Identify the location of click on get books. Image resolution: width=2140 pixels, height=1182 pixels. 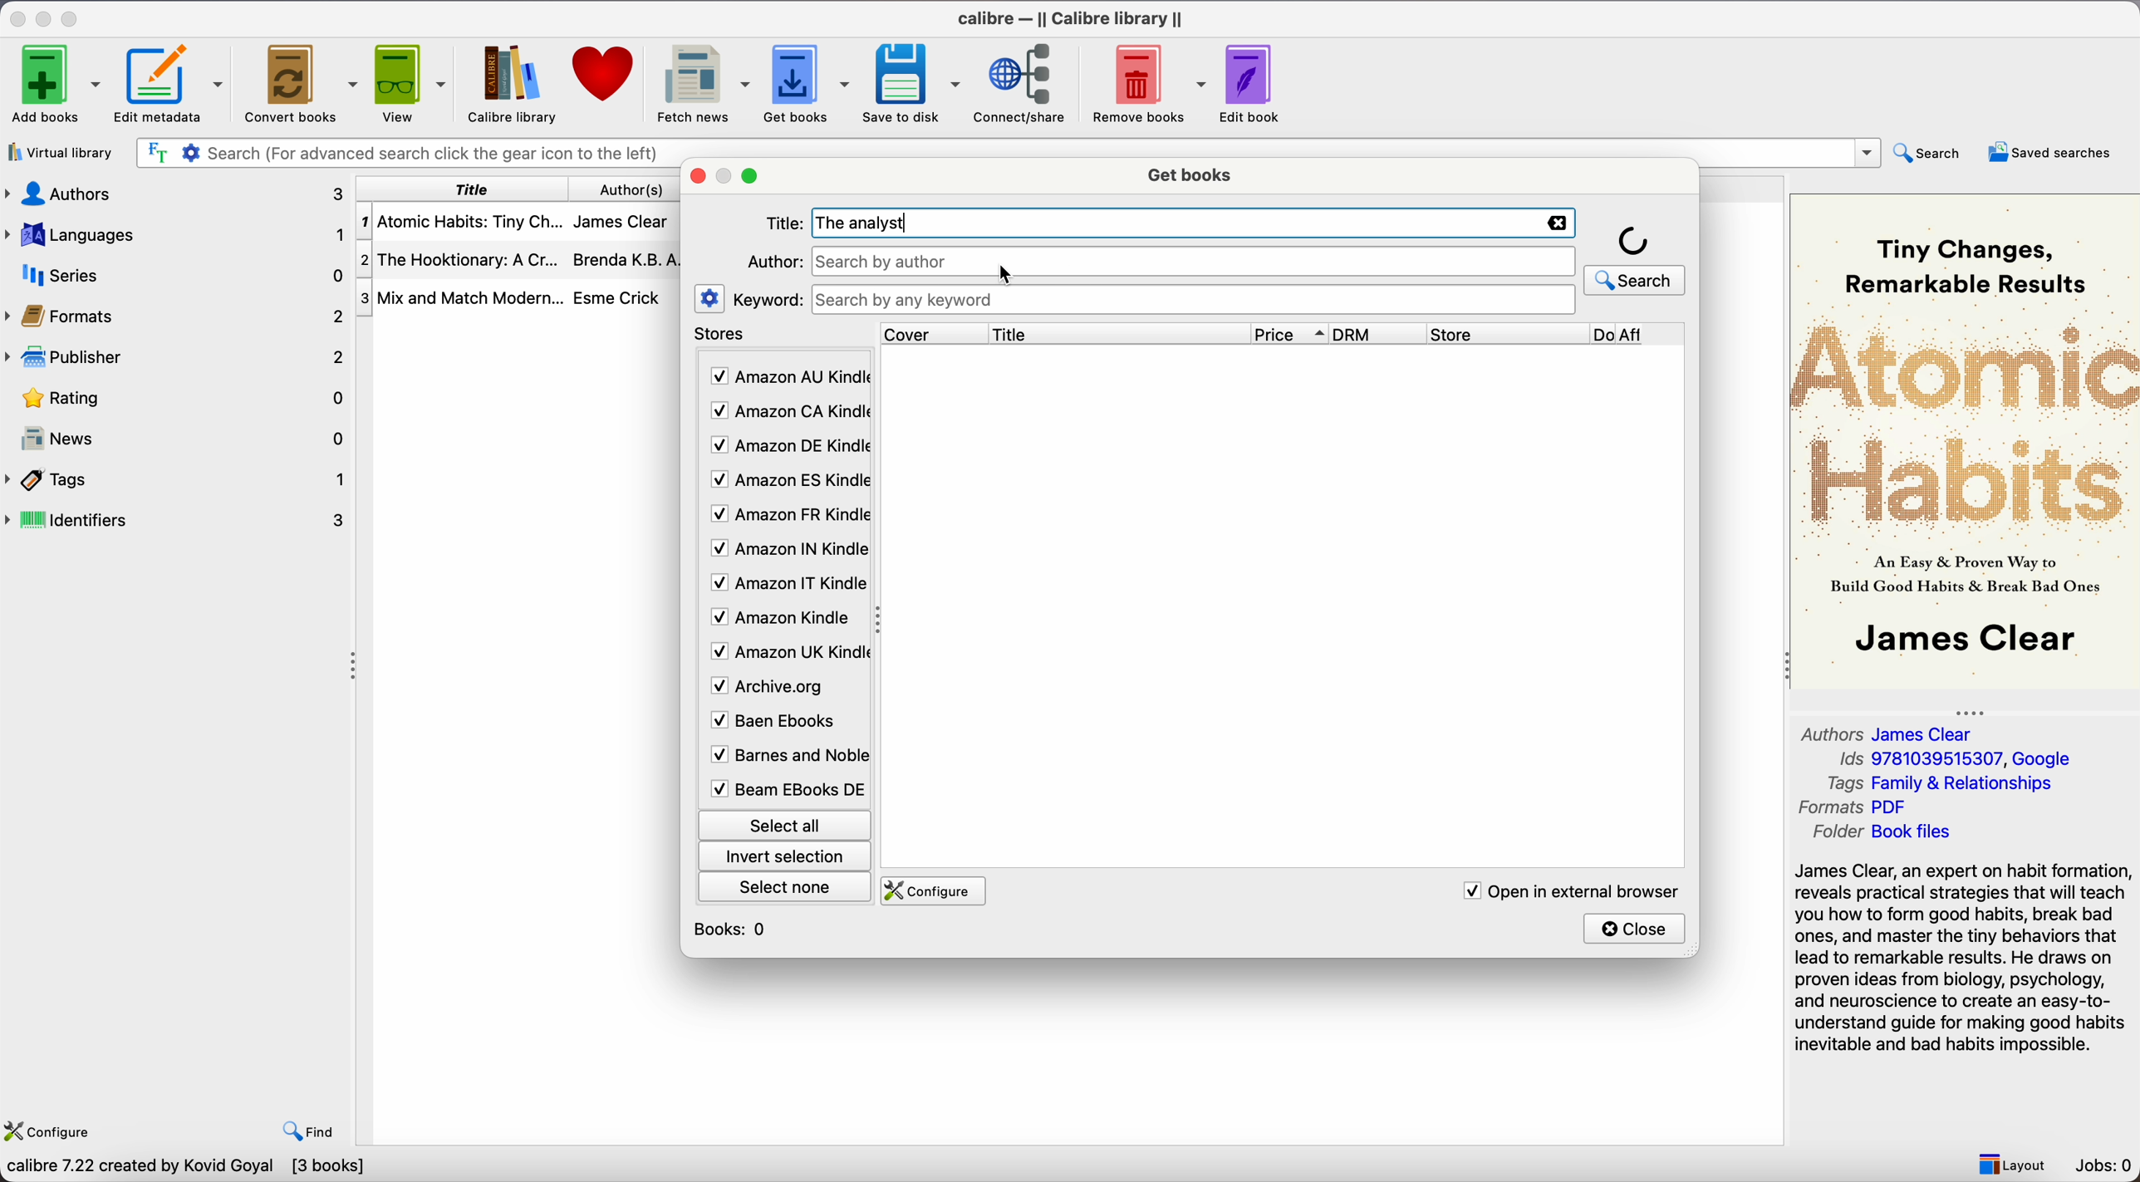
(802, 84).